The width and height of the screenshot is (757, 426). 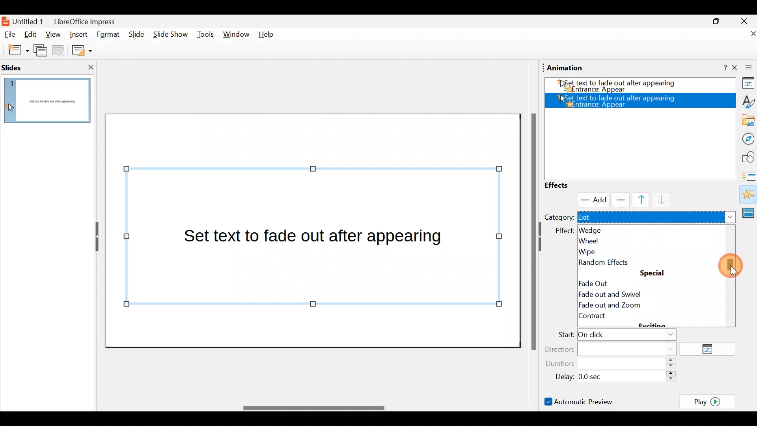 What do you see at coordinates (313, 408) in the screenshot?
I see `Scroll bar` at bounding box center [313, 408].